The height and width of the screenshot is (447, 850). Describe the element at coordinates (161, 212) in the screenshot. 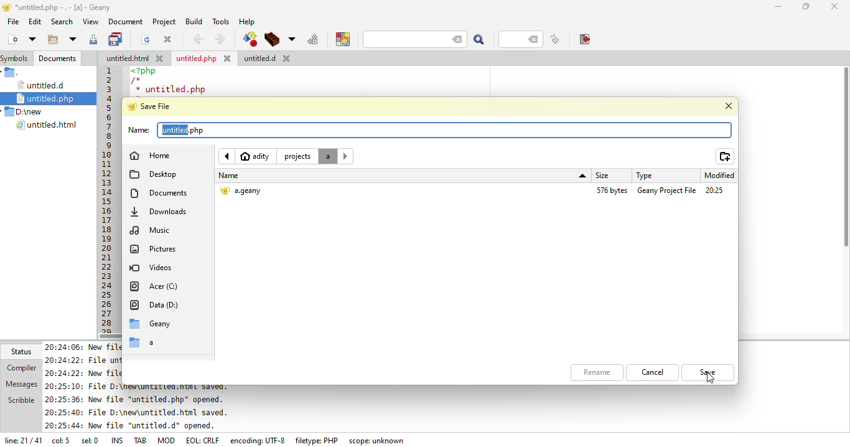

I see `downloads` at that location.